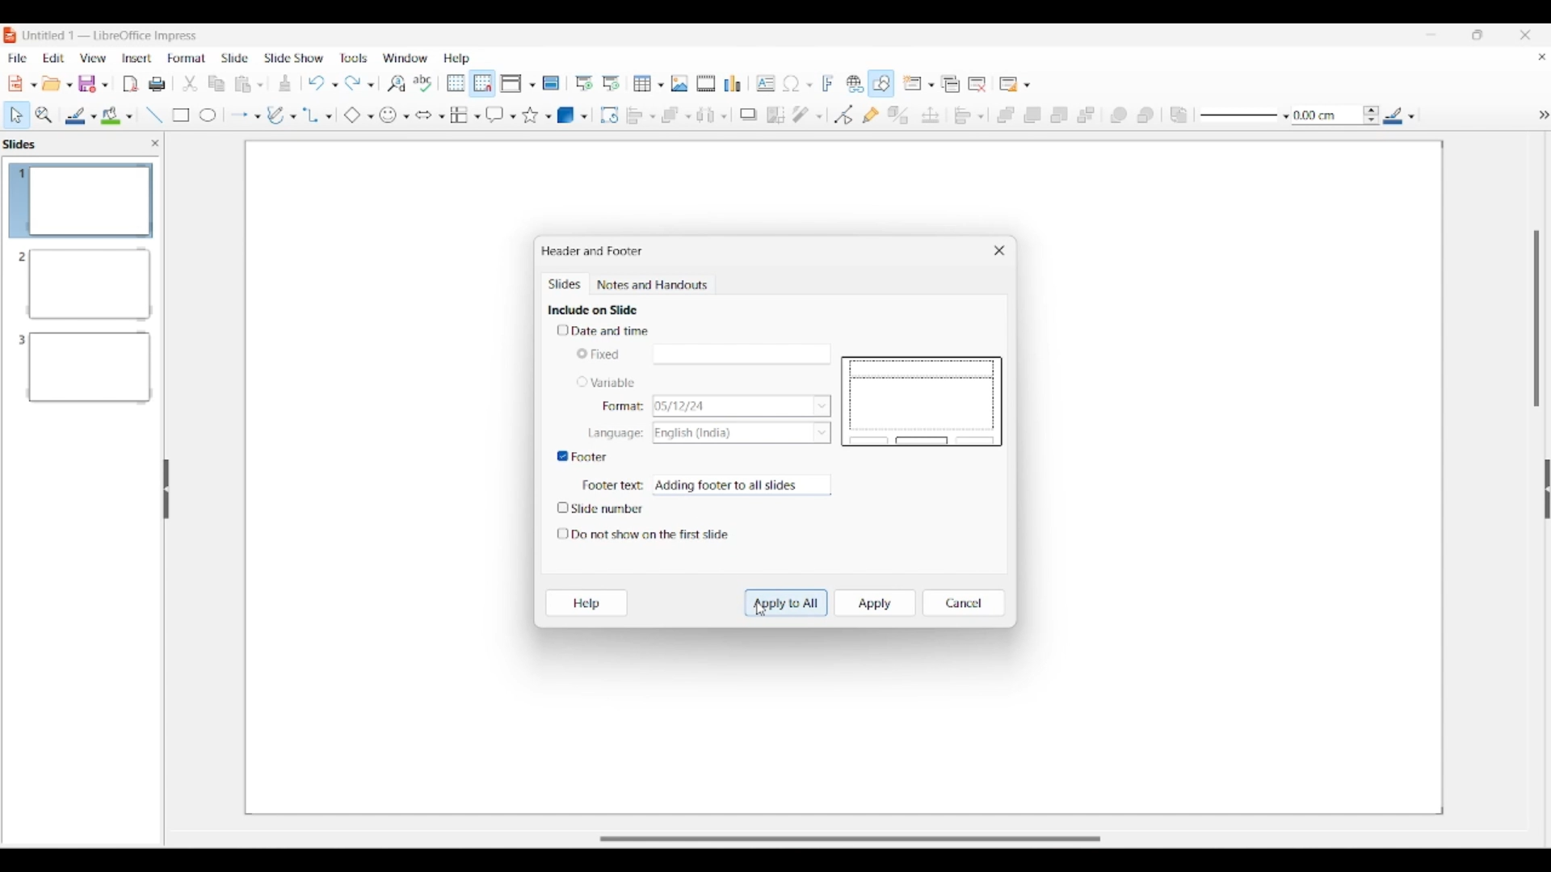  Describe the element at coordinates (115, 113) in the screenshot. I see `Color` at that location.